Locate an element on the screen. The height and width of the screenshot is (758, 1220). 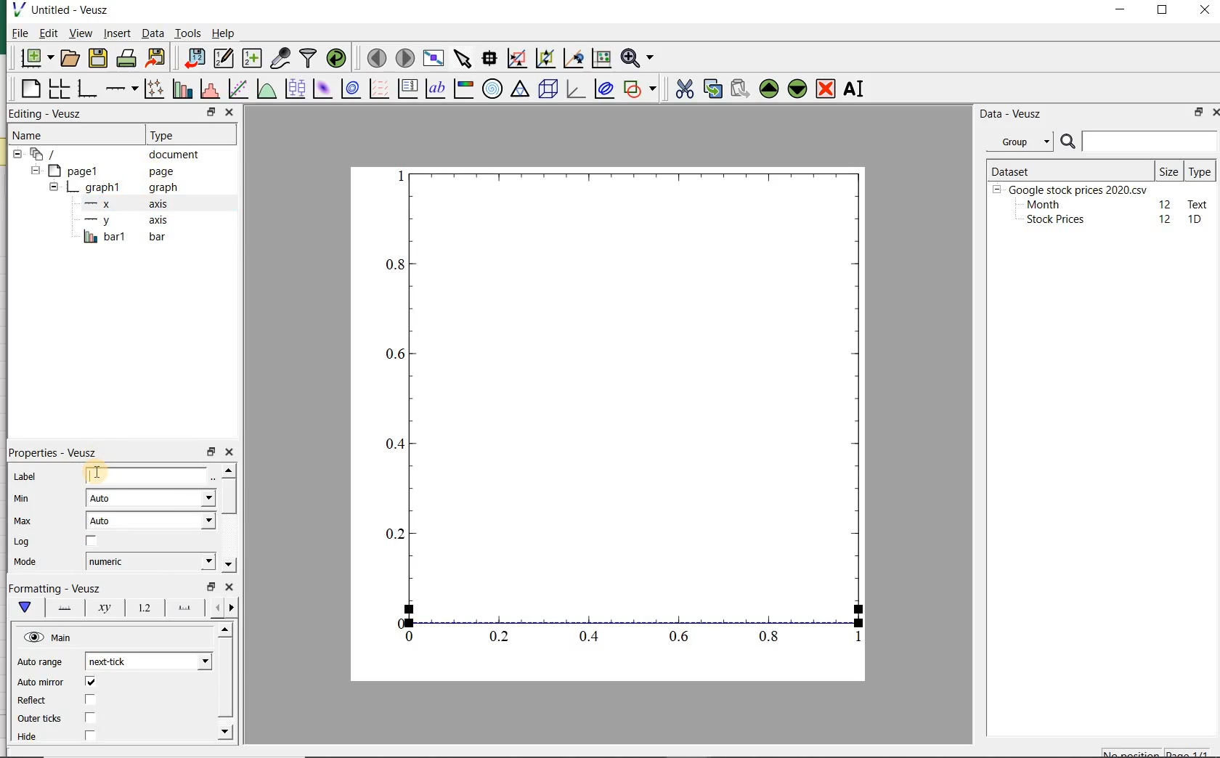
major ticks is located at coordinates (182, 608).